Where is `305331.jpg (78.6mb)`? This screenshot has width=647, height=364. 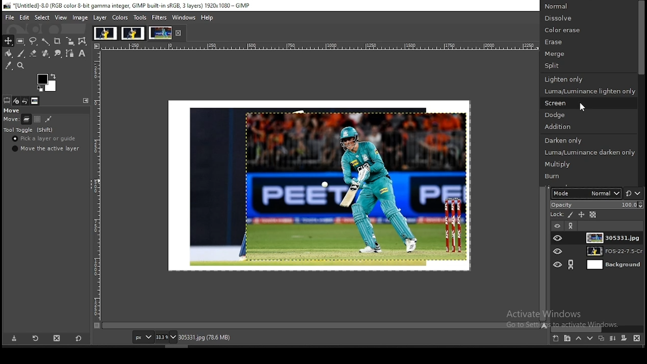 305331.jpg (78.6mb) is located at coordinates (204, 337).